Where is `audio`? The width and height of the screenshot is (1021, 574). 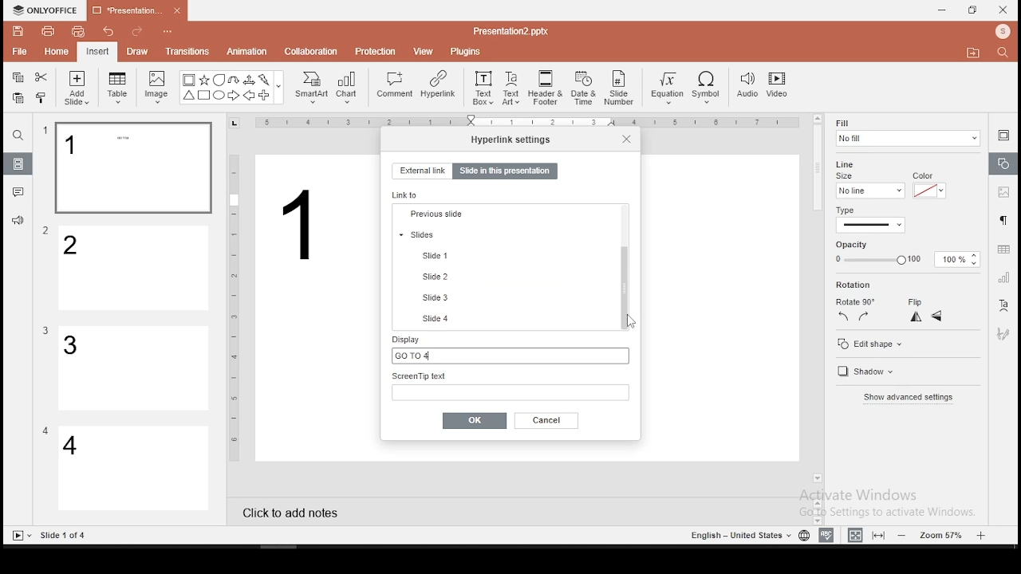
audio is located at coordinates (747, 86).